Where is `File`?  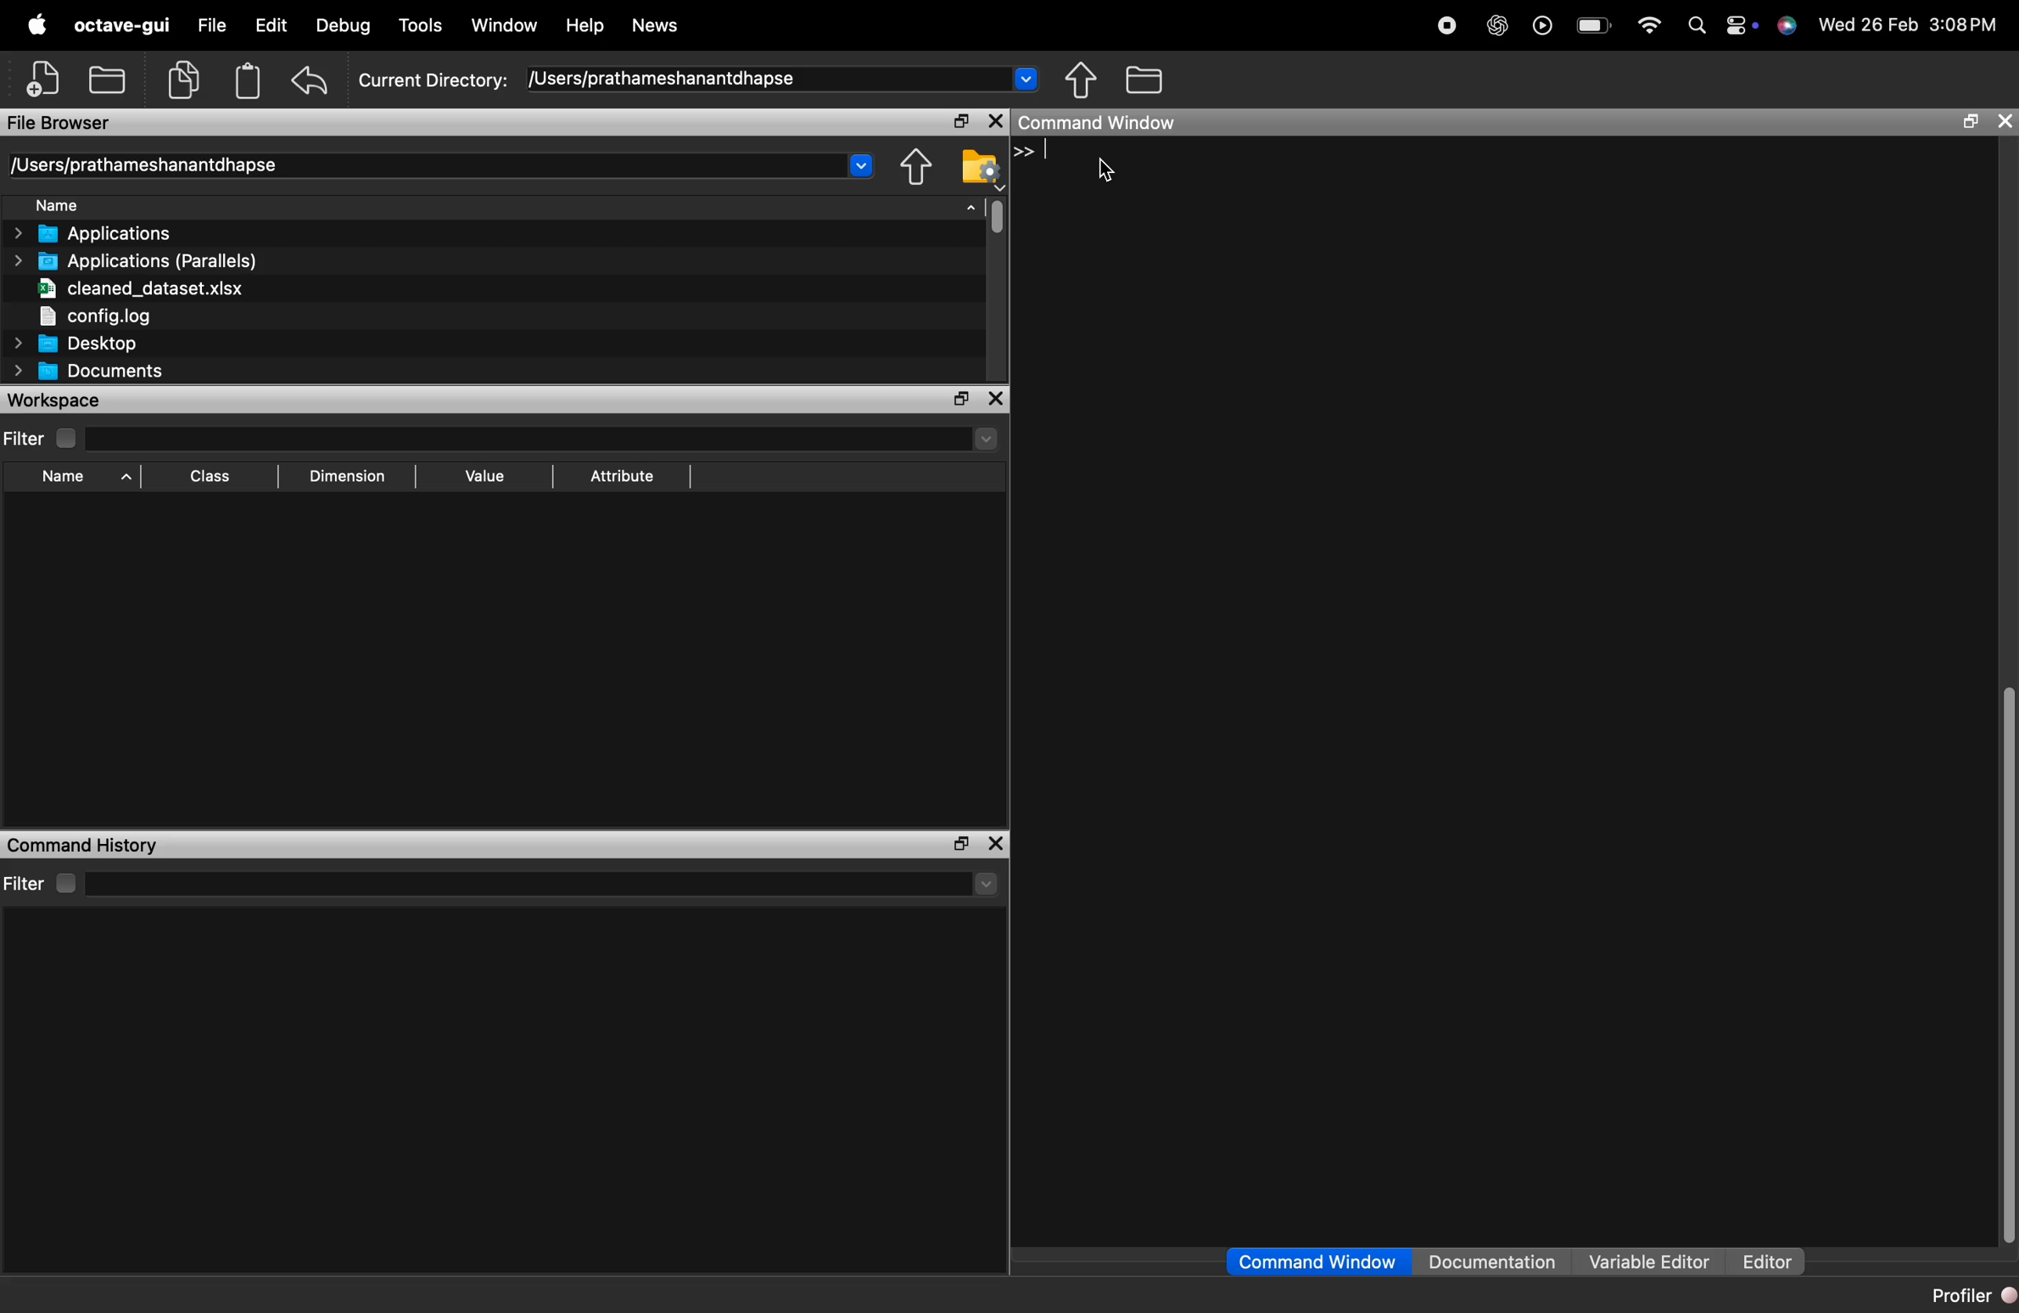
File is located at coordinates (210, 25).